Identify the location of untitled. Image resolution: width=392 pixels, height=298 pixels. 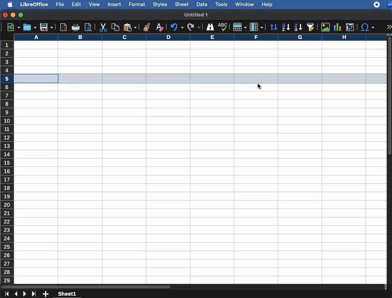
(196, 14).